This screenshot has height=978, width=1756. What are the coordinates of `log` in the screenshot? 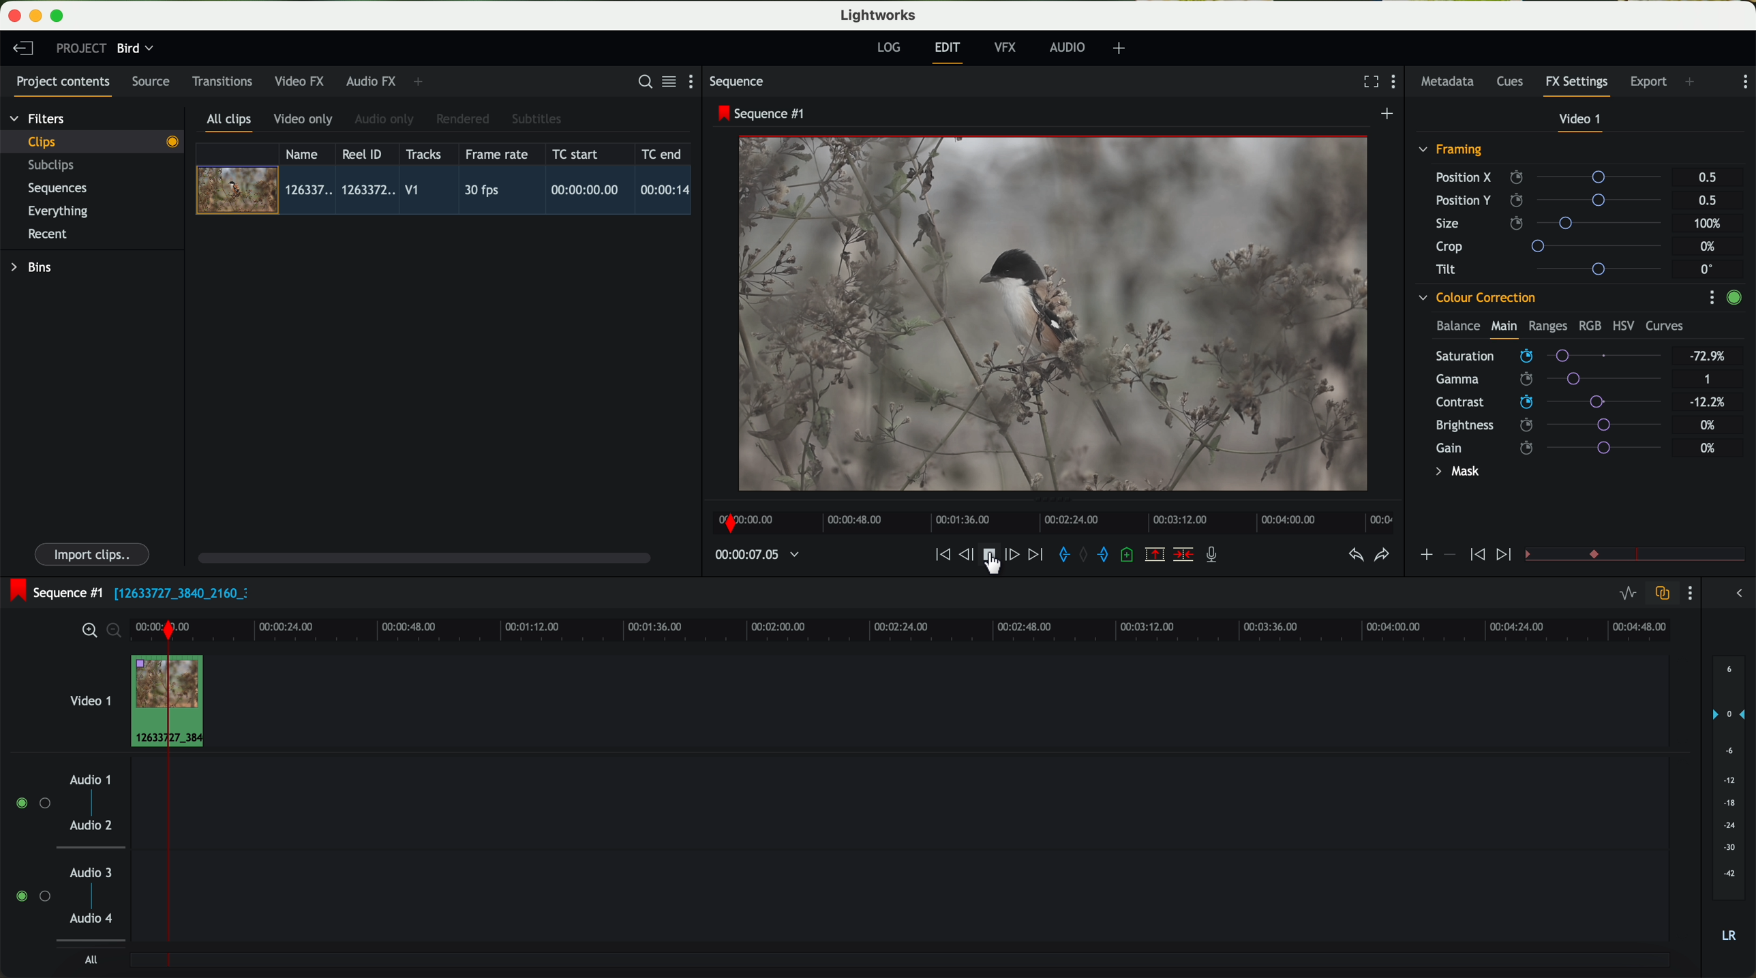 It's located at (888, 48).